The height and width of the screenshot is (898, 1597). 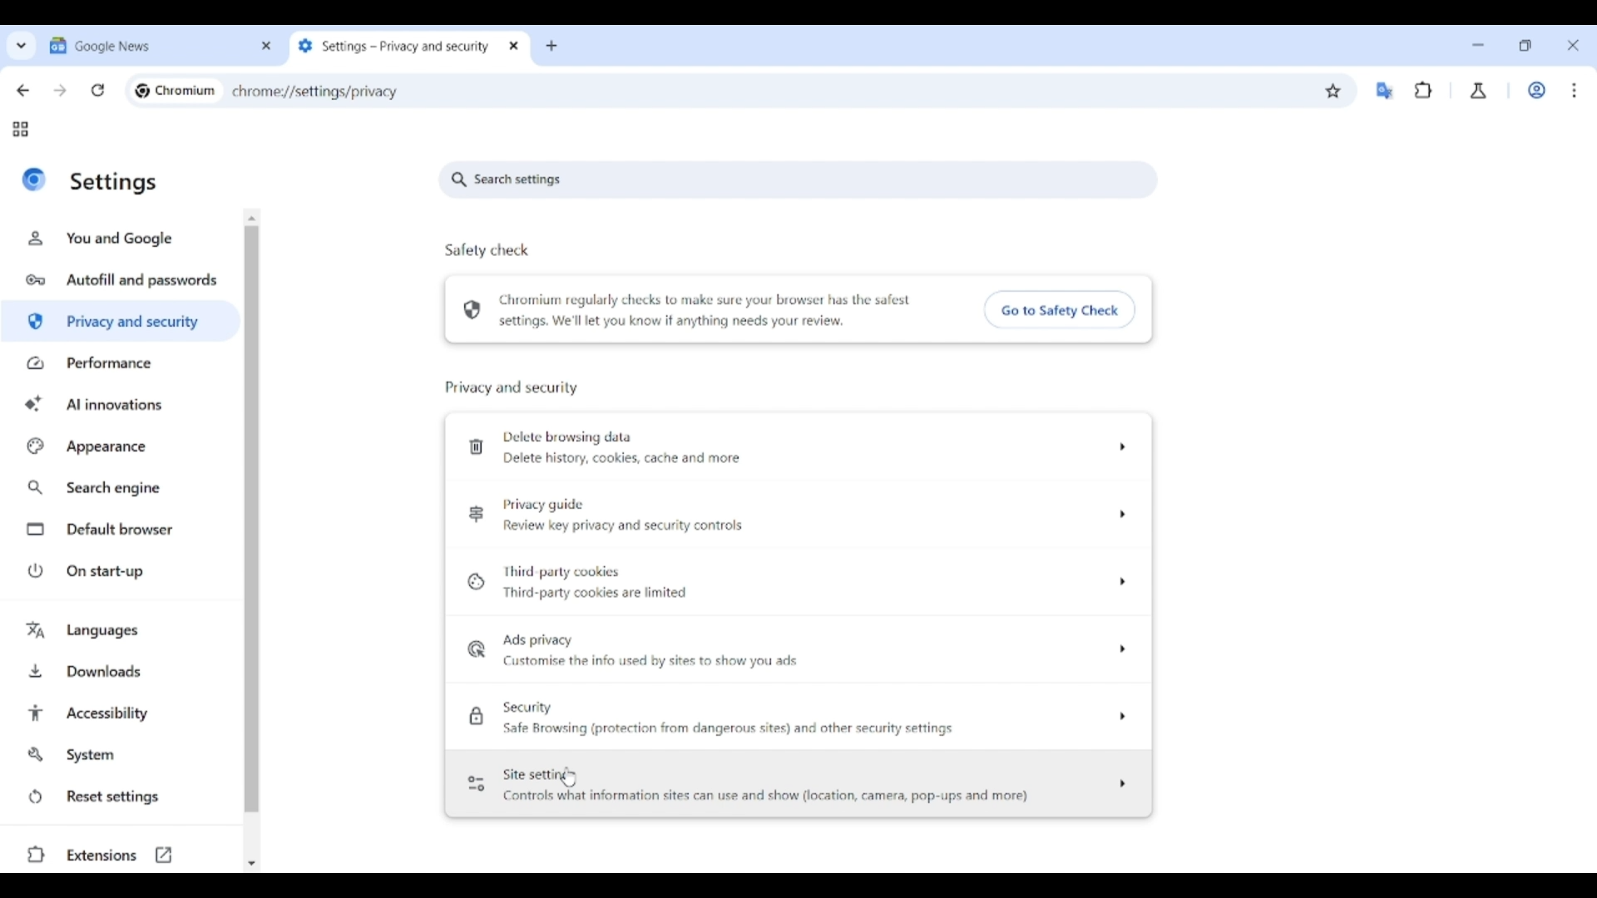 I want to click on You and Google, so click(x=117, y=239).